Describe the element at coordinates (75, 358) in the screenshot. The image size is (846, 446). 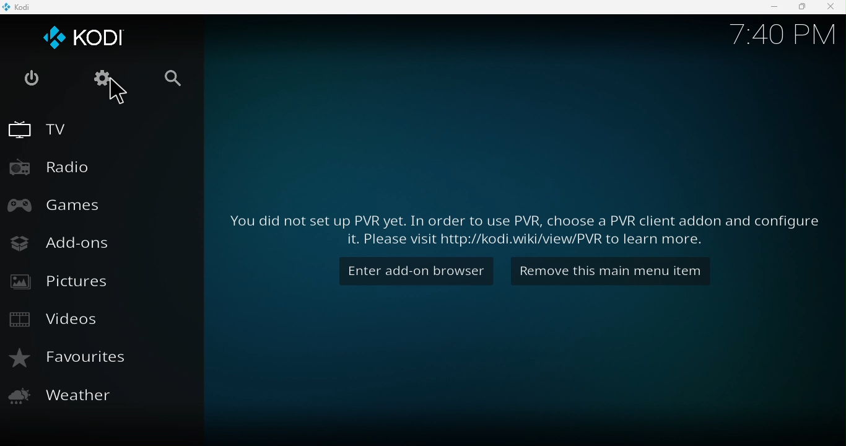
I see `Favourites` at that location.